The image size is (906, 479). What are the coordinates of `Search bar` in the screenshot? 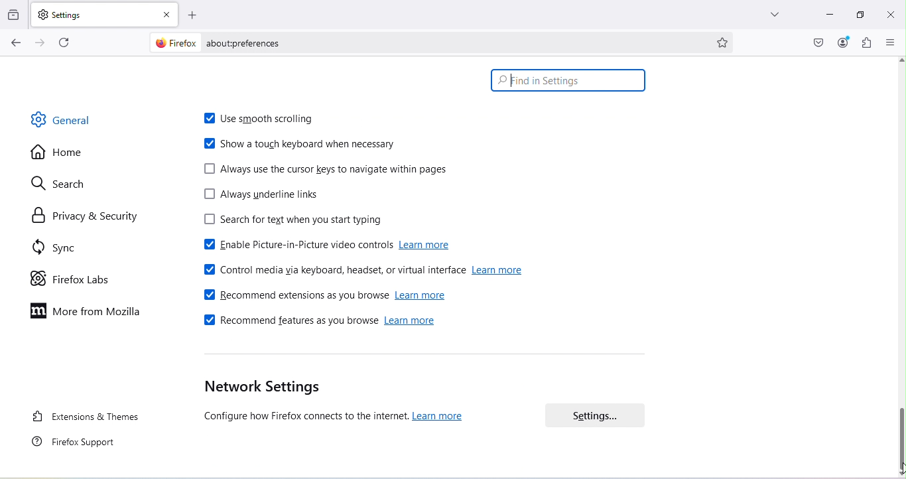 It's located at (568, 81).